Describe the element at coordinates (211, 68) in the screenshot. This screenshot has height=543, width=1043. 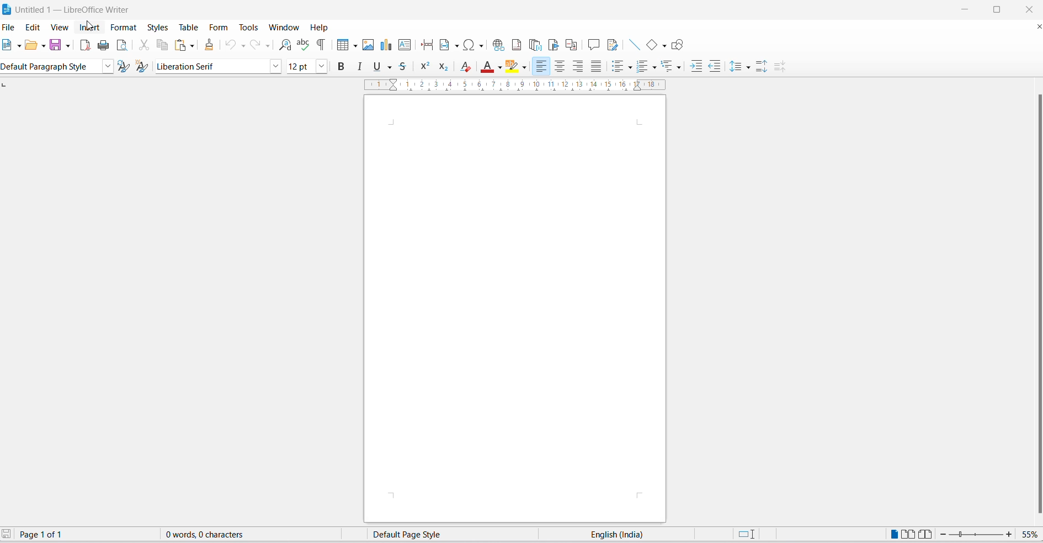
I see `font name` at that location.